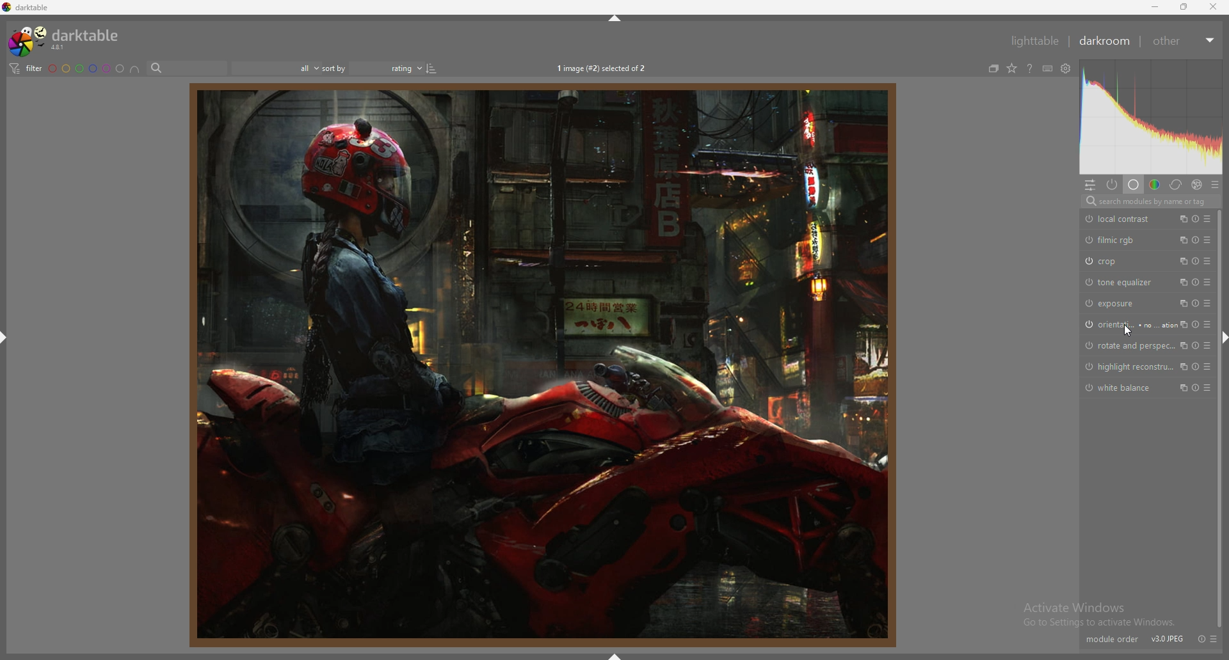 This screenshot has height=660, width=1229. I want to click on hide, so click(1221, 338).